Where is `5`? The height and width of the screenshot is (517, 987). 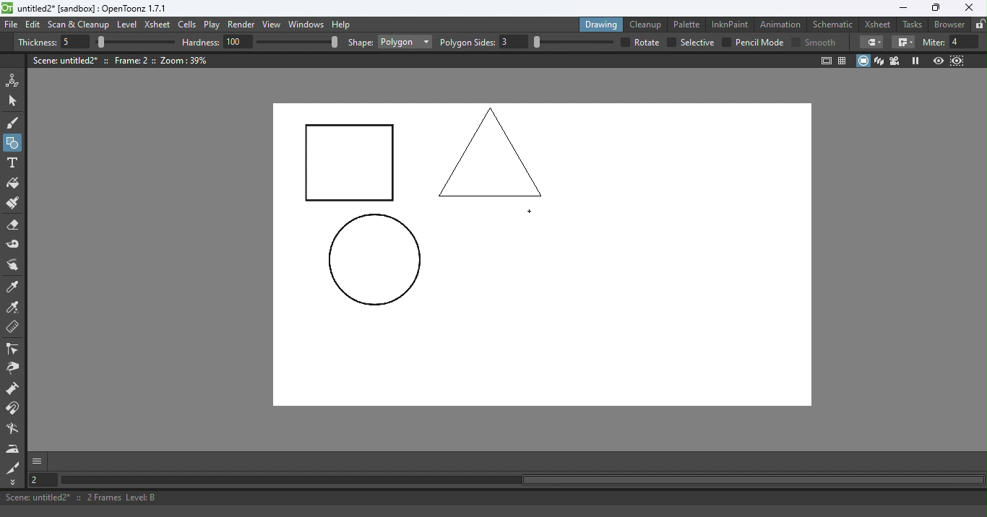
5 is located at coordinates (73, 43).